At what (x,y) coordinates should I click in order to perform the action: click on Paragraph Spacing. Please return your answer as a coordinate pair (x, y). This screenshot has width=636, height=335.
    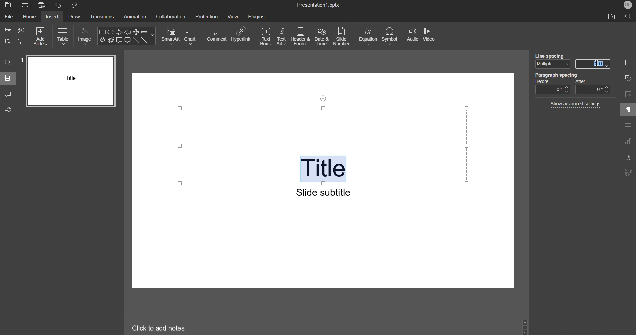
    Looking at the image, I should click on (556, 75).